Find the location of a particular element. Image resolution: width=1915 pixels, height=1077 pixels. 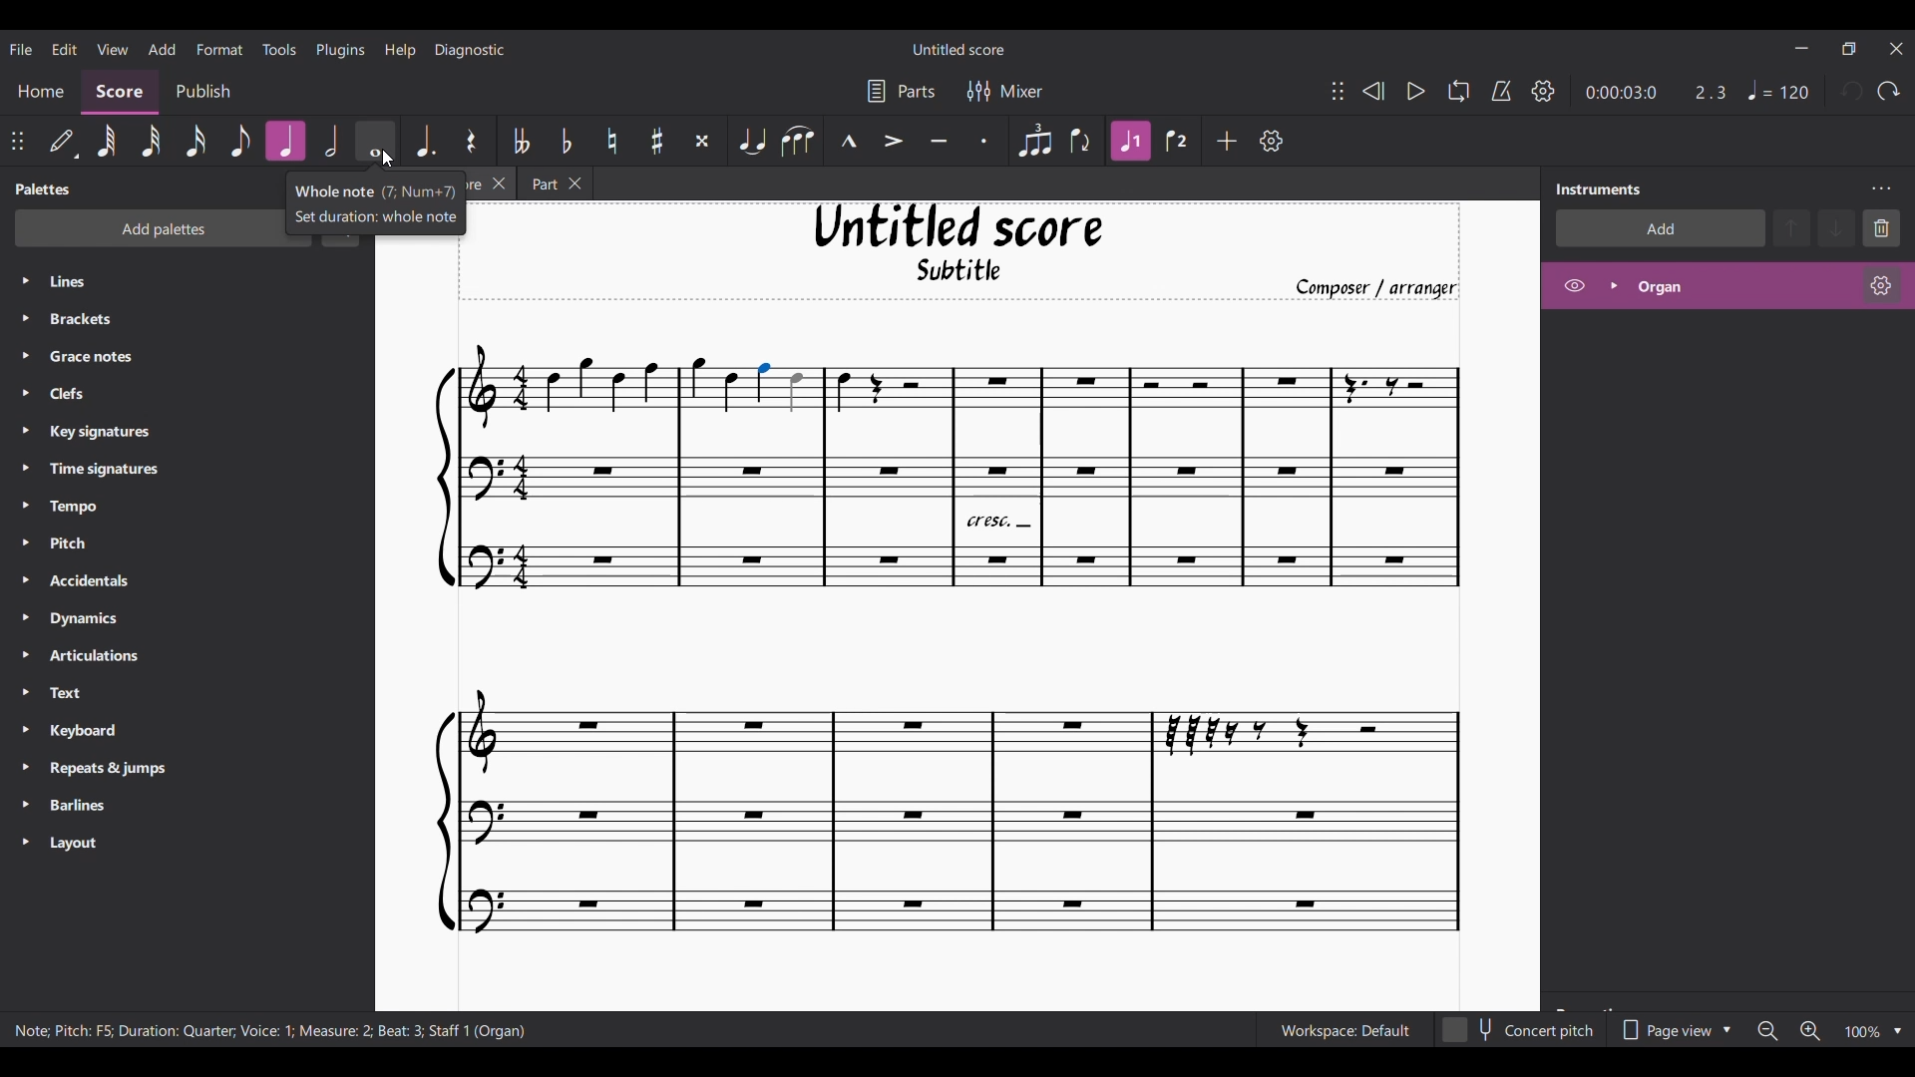

Voice 2 is located at coordinates (1177, 141).